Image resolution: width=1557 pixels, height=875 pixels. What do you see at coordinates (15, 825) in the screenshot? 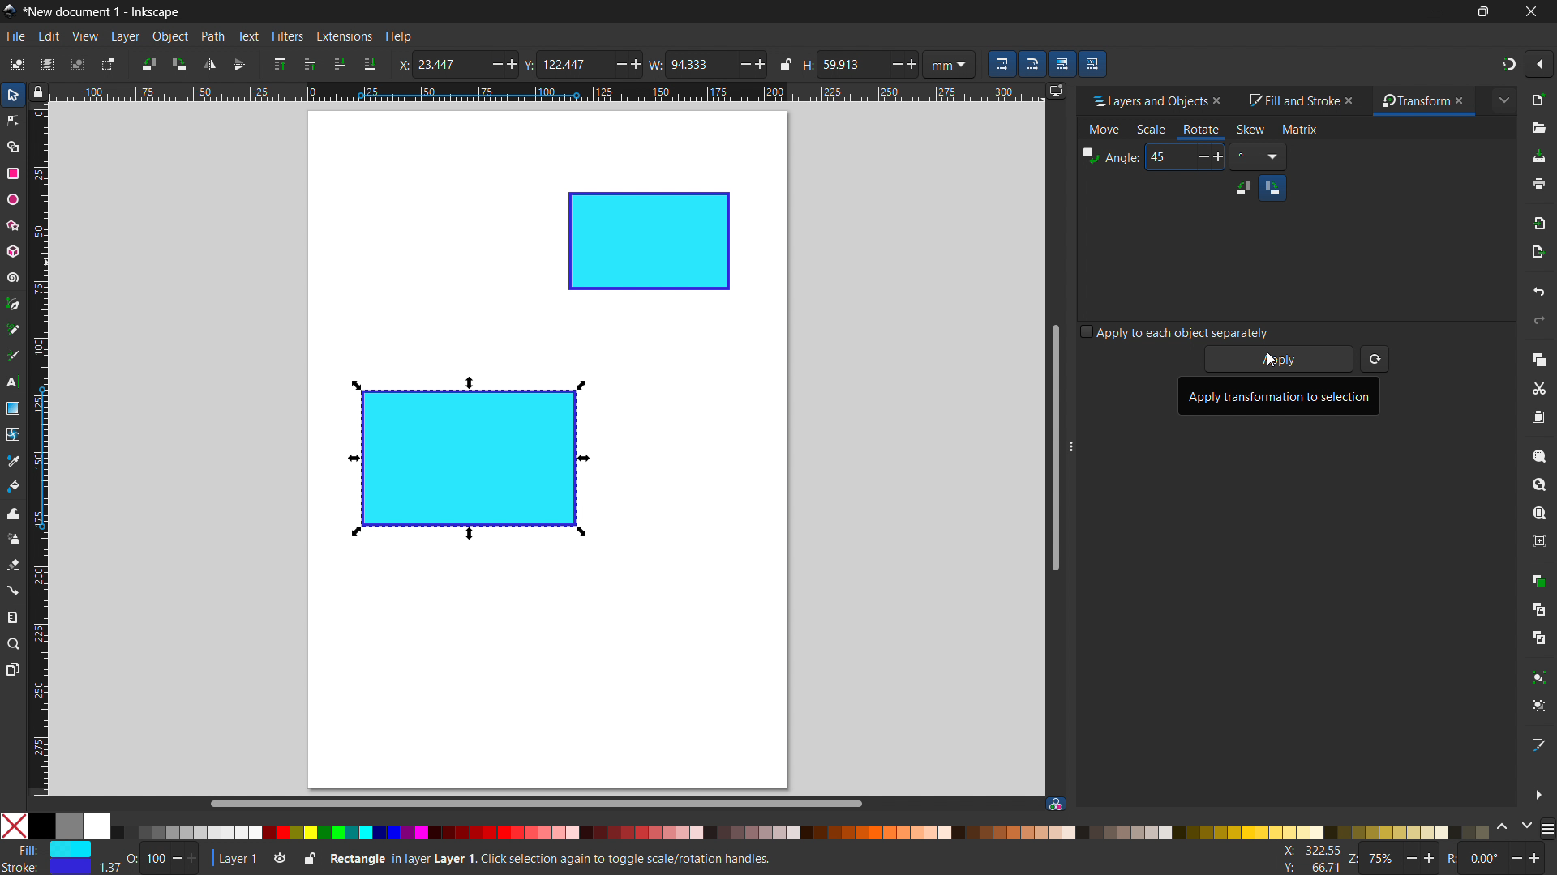
I see `No color` at bounding box center [15, 825].